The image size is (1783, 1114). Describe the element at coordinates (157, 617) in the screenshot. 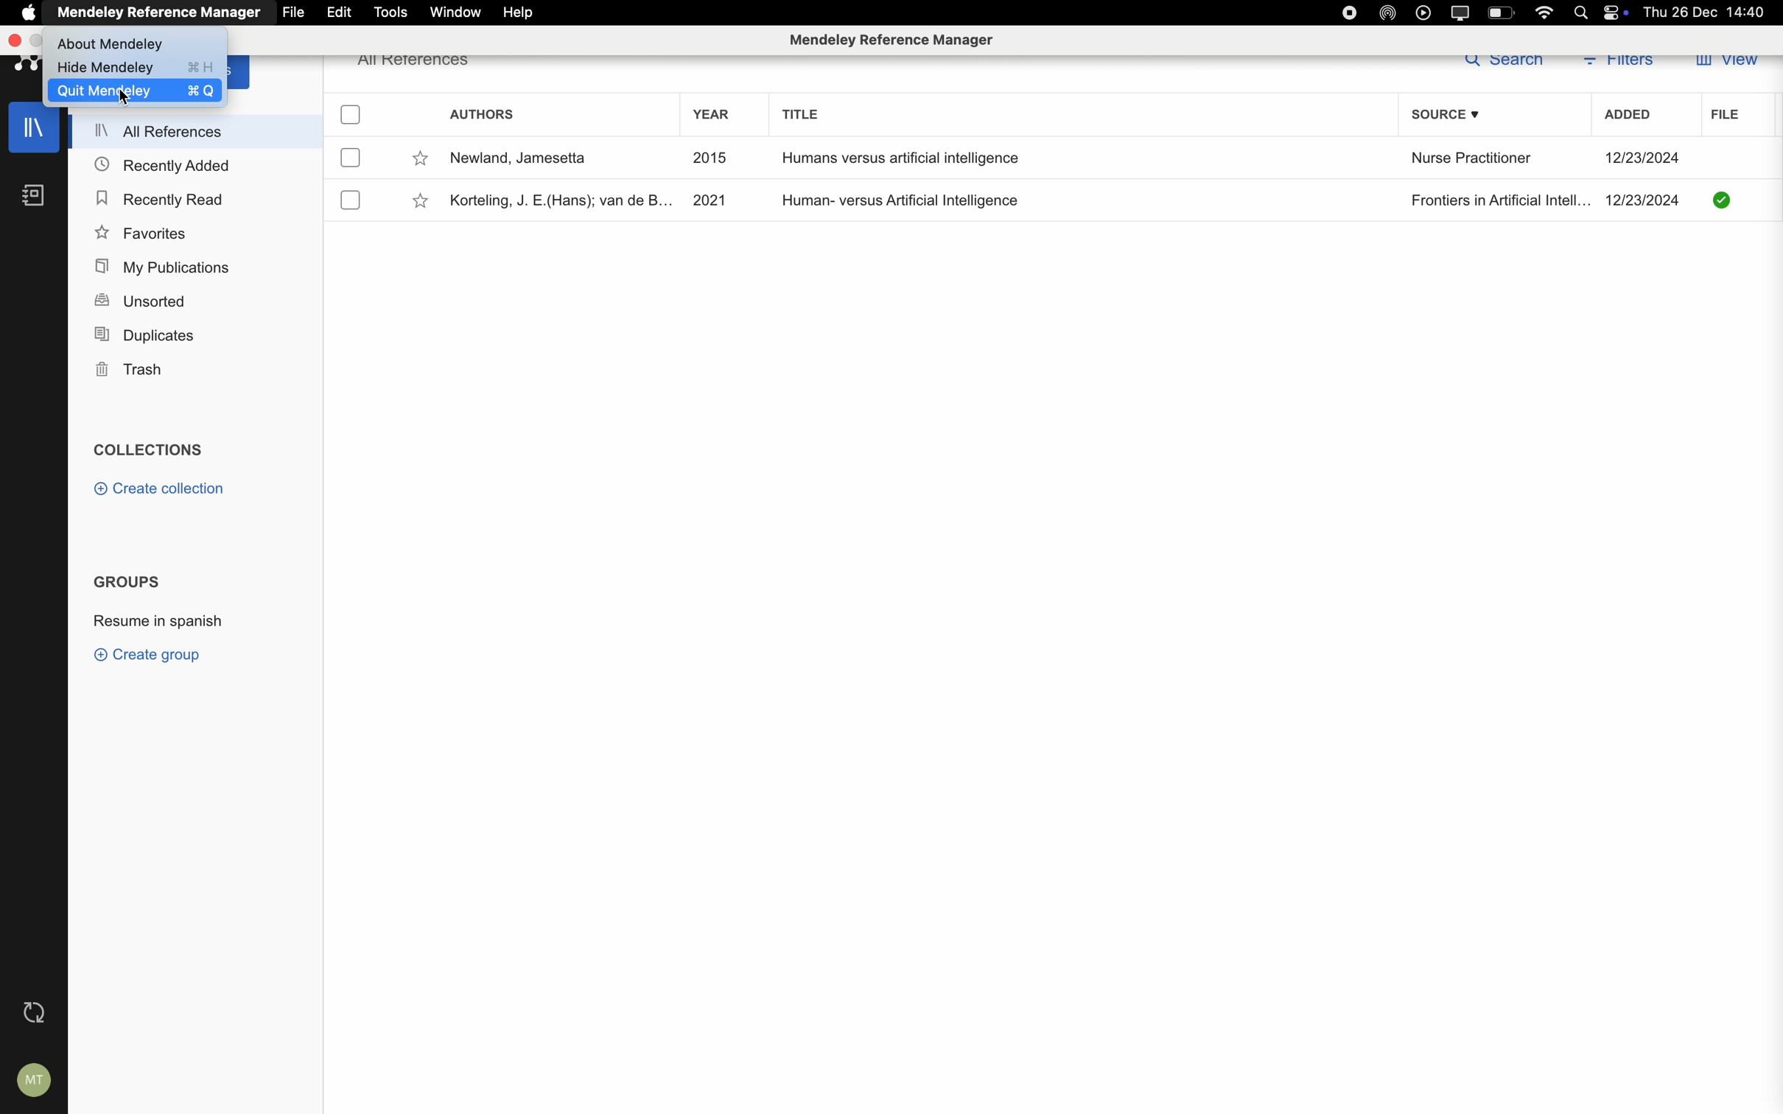

I see `resume in spanish` at that location.